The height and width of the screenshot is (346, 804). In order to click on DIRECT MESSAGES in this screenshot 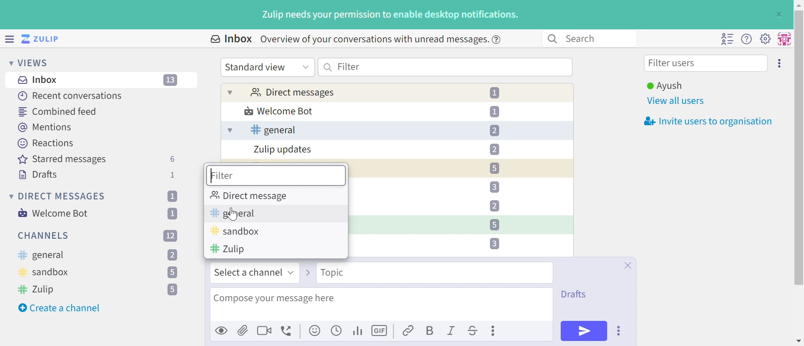, I will do `click(62, 196)`.